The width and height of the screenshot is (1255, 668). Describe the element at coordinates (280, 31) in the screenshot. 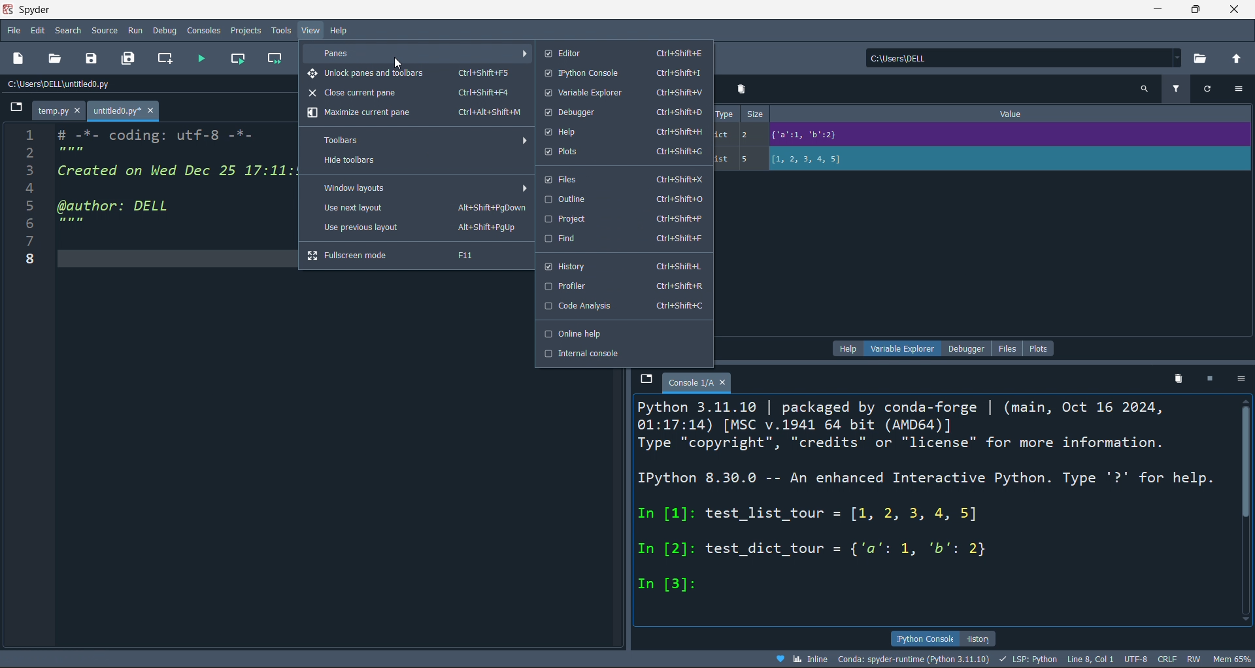

I see `tools` at that location.